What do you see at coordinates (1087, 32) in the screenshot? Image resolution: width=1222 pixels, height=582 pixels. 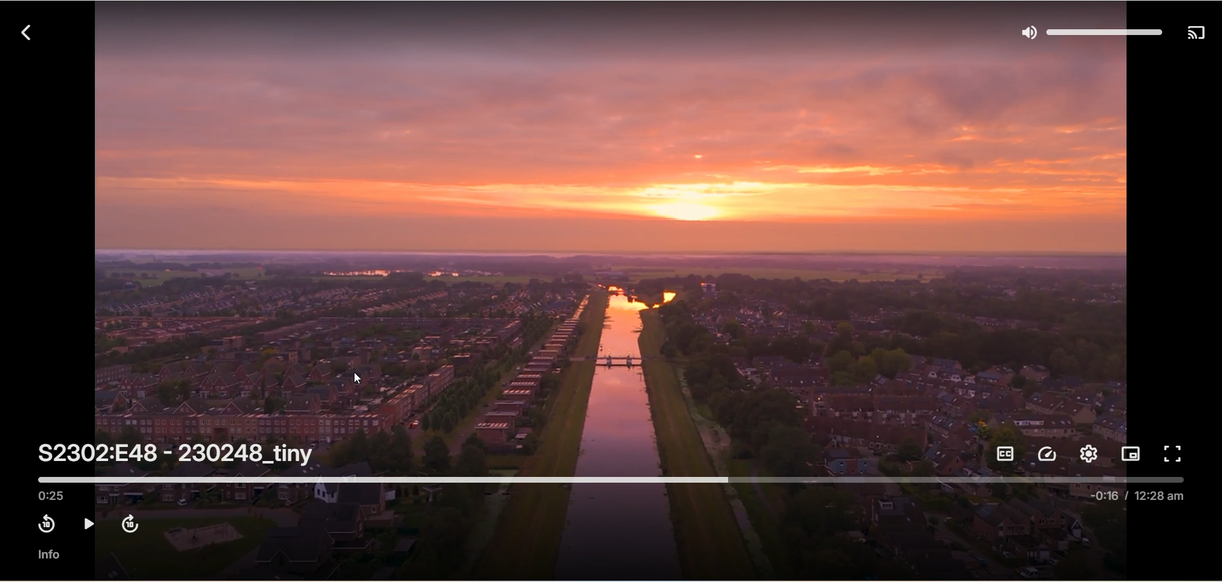 I see `volume` at bounding box center [1087, 32].